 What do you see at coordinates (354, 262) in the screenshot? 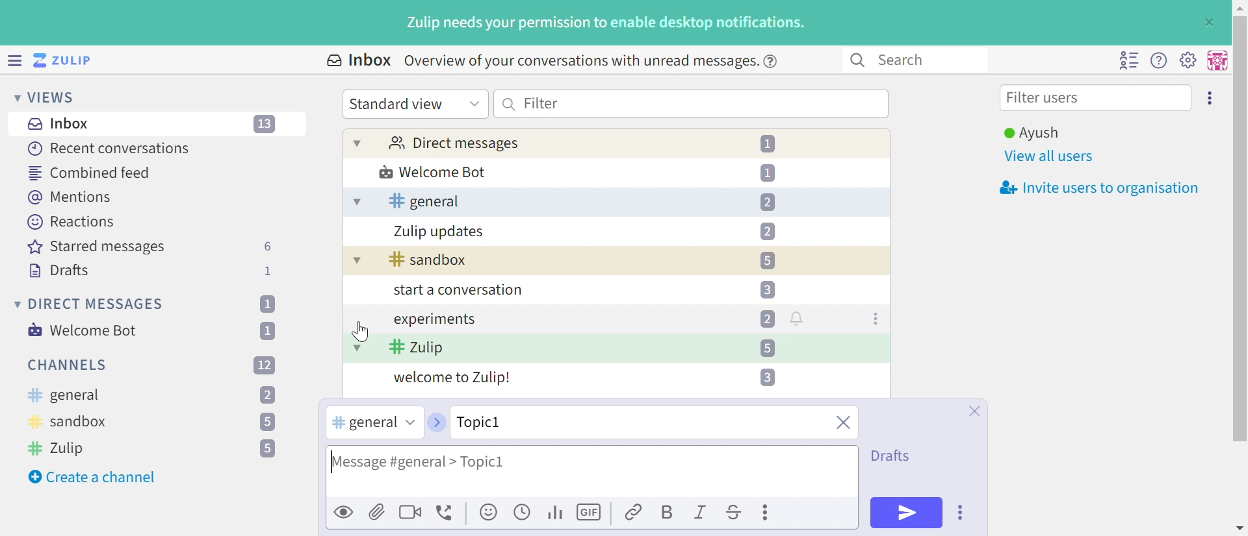
I see `Drop Down` at bounding box center [354, 262].